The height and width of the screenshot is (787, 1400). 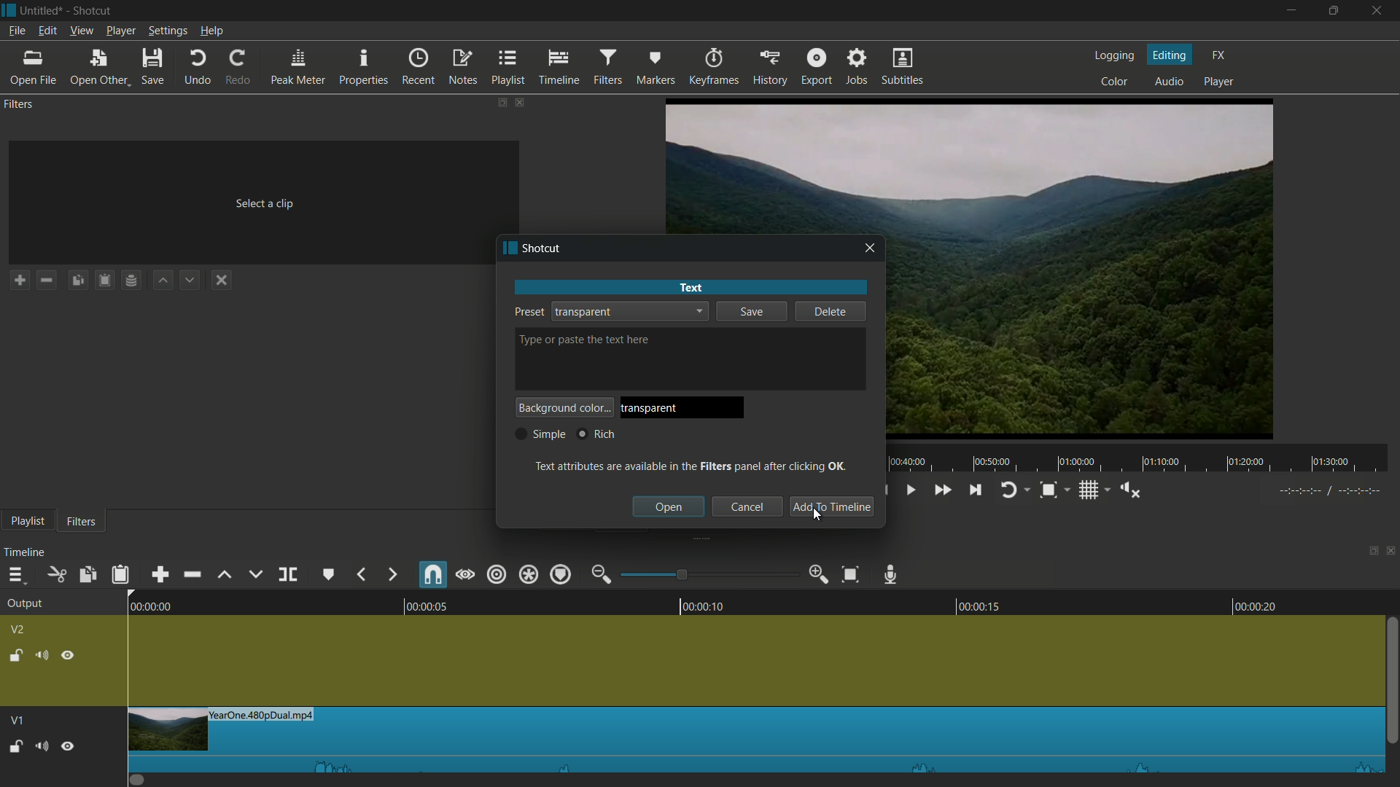 What do you see at coordinates (42, 10) in the screenshot?
I see `project name` at bounding box center [42, 10].